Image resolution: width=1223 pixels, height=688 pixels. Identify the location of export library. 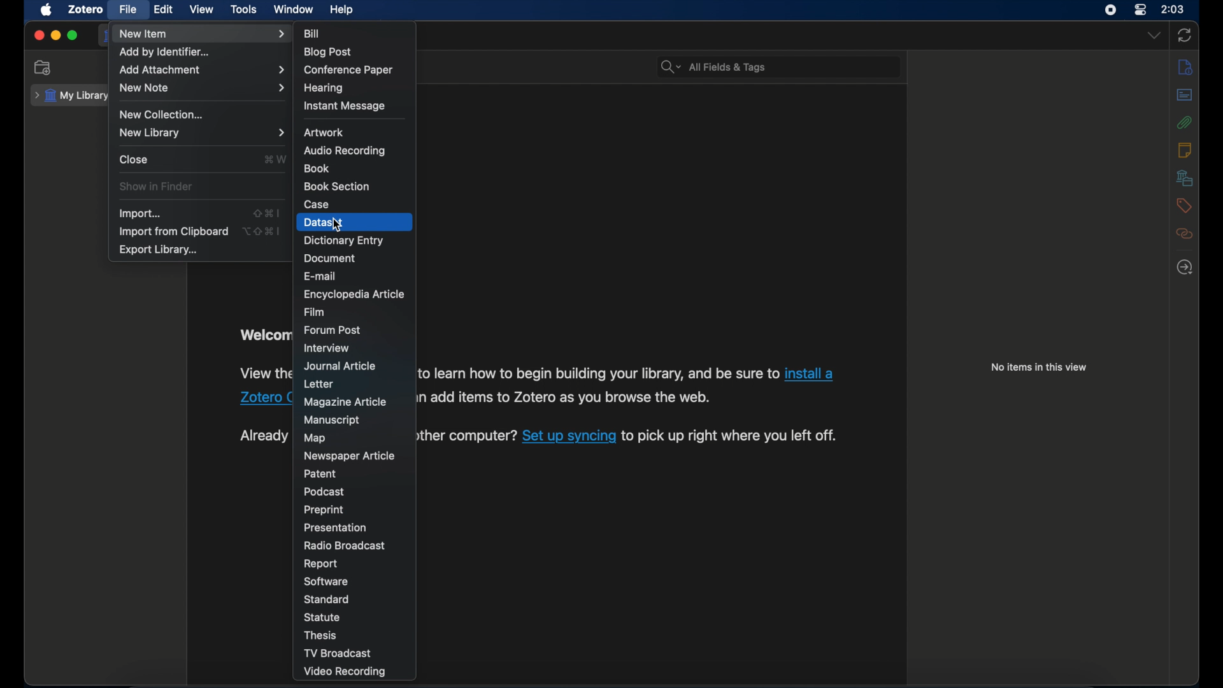
(157, 250).